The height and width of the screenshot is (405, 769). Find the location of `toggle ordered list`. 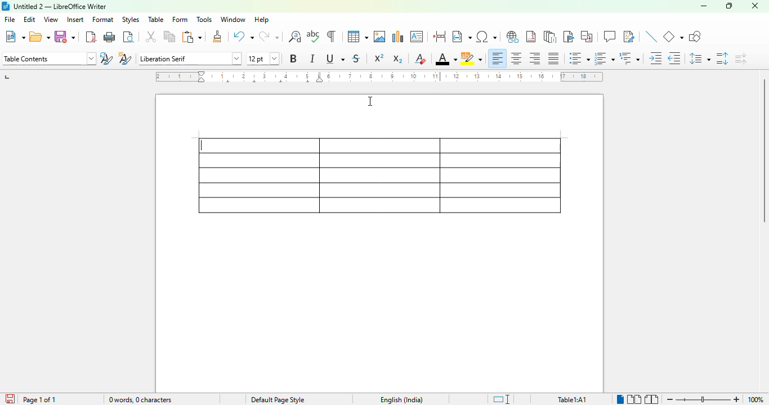

toggle ordered list is located at coordinates (605, 58).